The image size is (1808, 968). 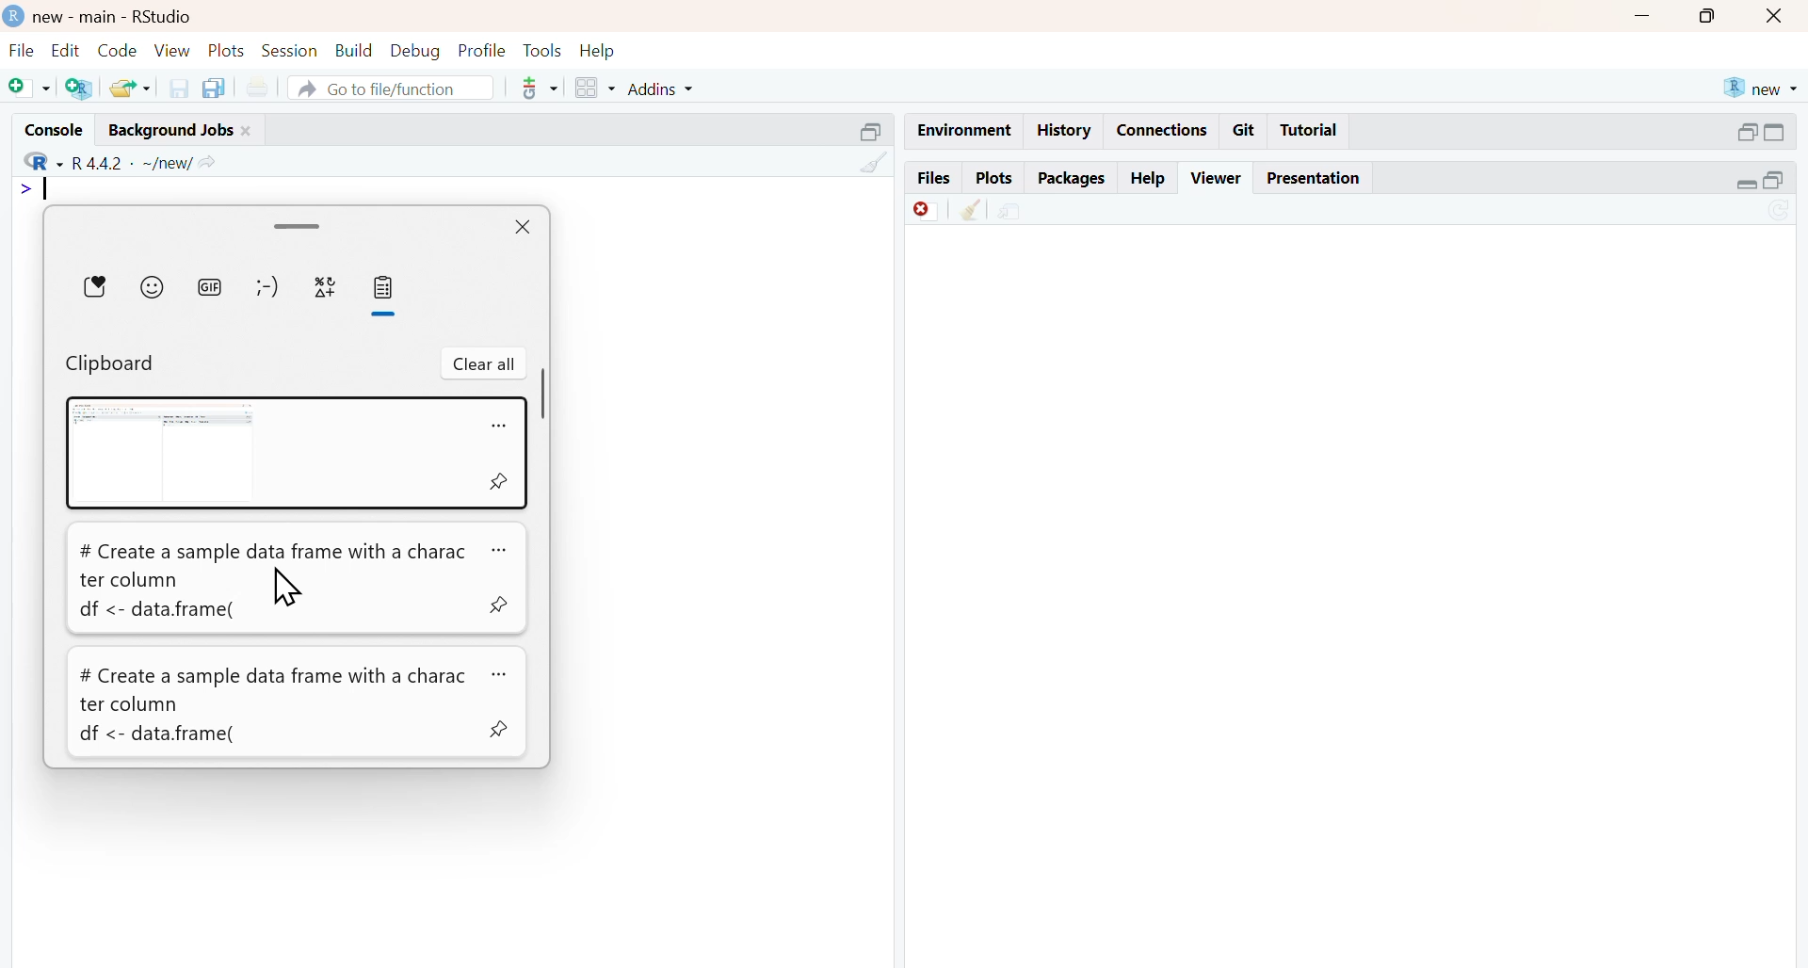 What do you see at coordinates (482, 364) in the screenshot?
I see `clear all` at bounding box center [482, 364].